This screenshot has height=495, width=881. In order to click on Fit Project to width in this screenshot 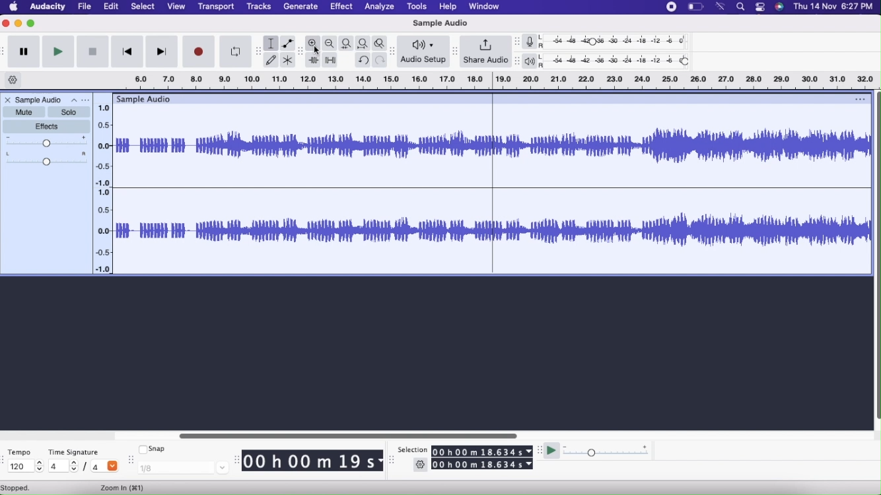, I will do `click(363, 44)`.